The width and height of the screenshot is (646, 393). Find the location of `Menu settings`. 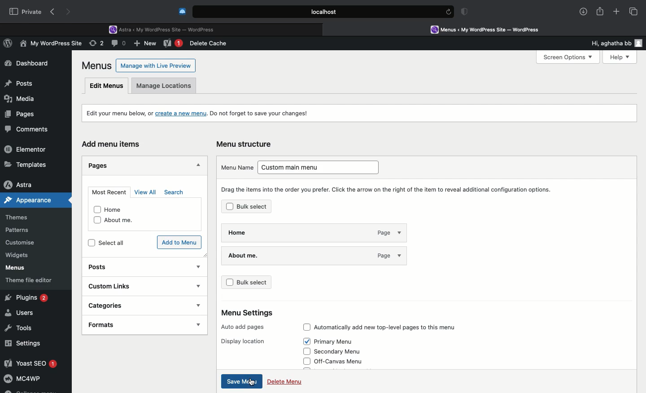

Menu settings is located at coordinates (249, 313).